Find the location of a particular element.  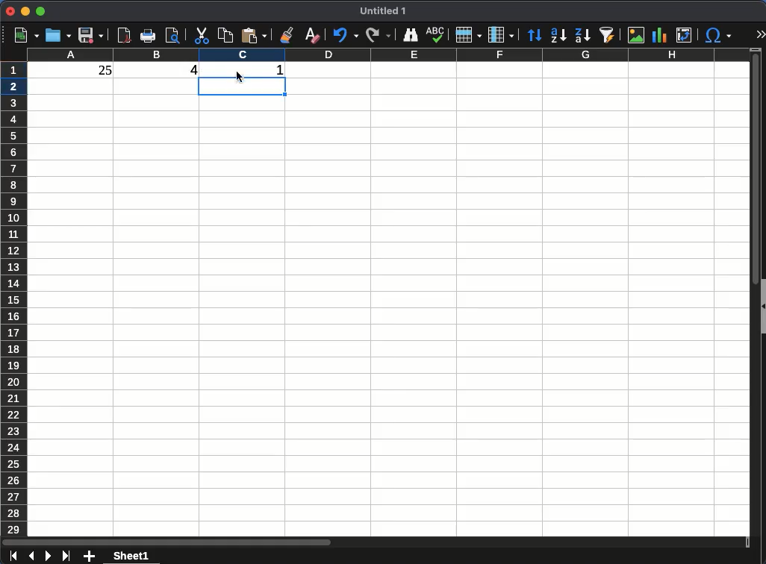

copy is located at coordinates (225, 35).